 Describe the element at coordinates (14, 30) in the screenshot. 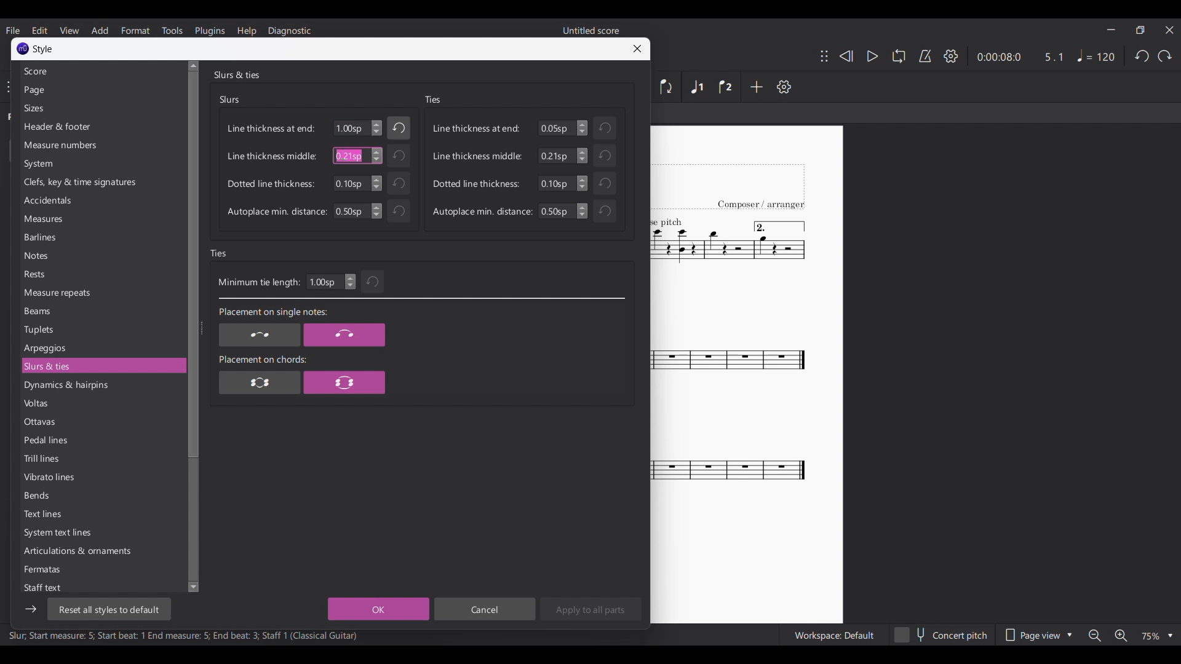

I see `File menu` at that location.